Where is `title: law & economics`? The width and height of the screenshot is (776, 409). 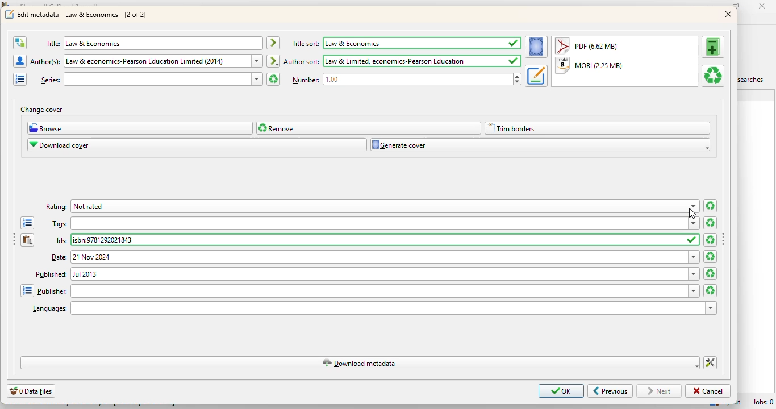 title: law & economics is located at coordinates (151, 43).